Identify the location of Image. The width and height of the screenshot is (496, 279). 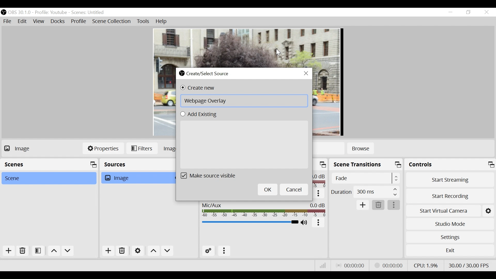
(137, 178).